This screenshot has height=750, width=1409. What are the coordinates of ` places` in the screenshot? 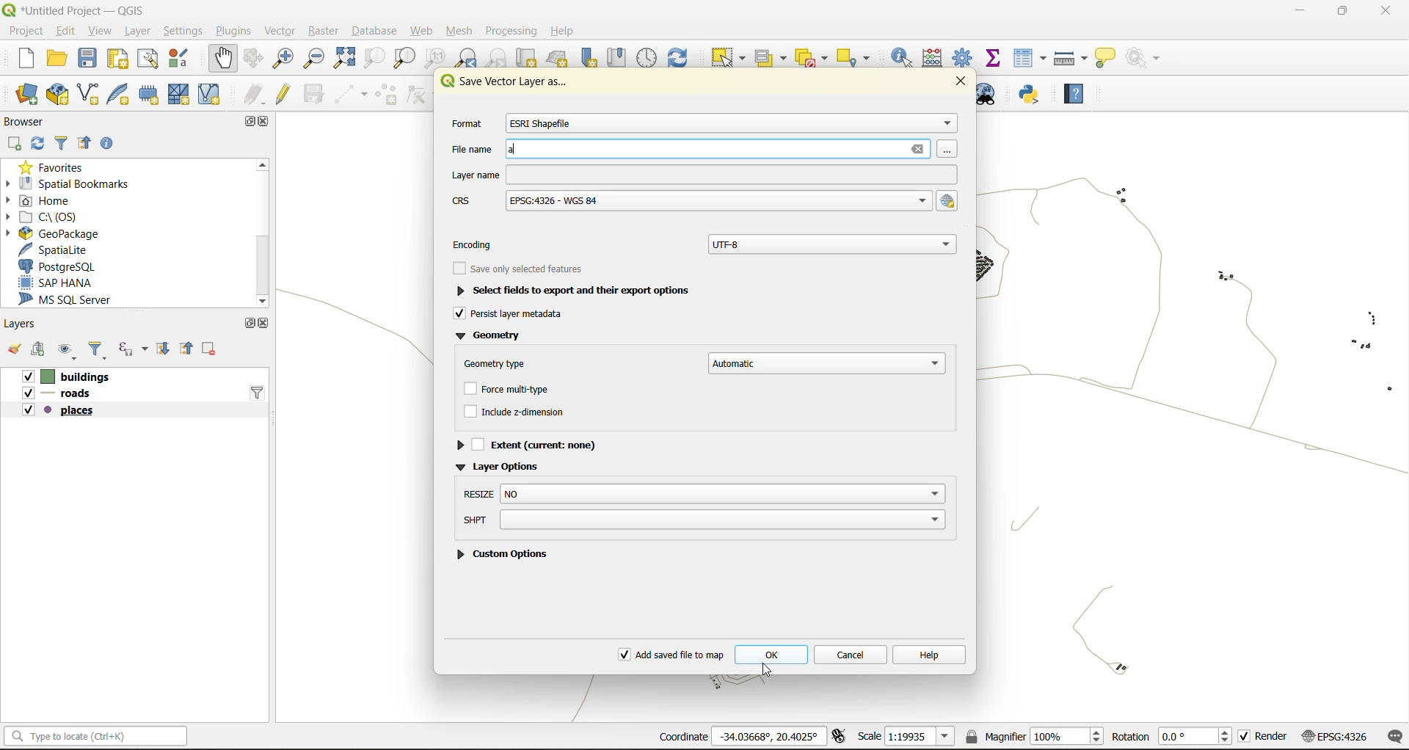 It's located at (60, 413).